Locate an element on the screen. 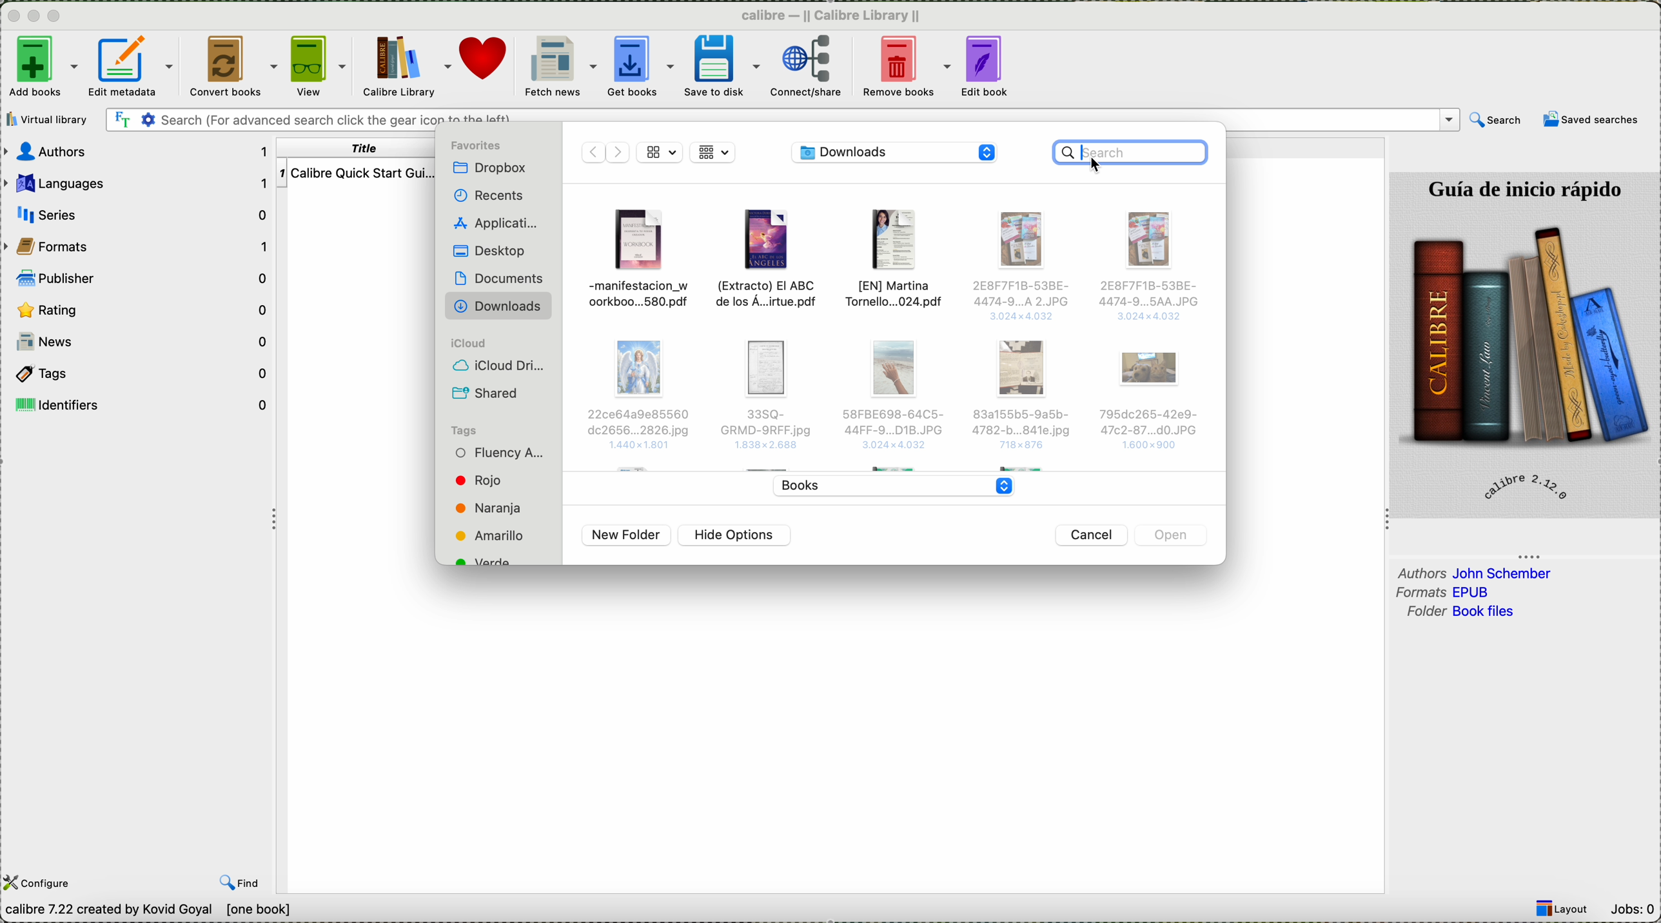   is located at coordinates (1019, 393).